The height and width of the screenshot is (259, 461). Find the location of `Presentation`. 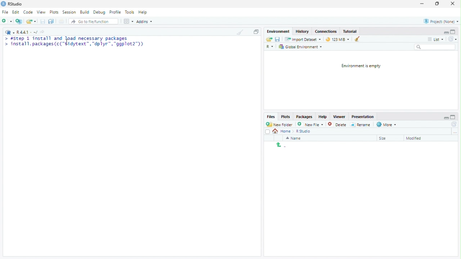

Presentation is located at coordinates (363, 117).